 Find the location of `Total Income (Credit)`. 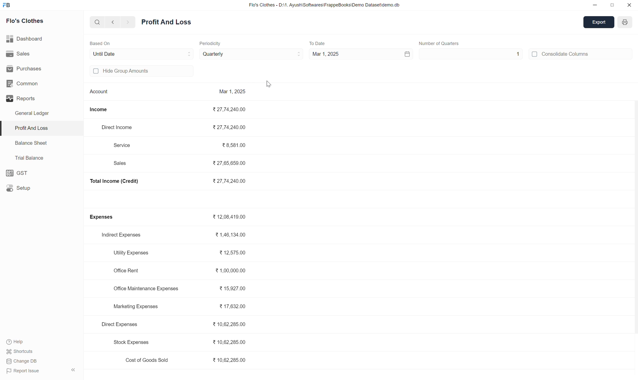

Total Income (Credit) is located at coordinates (121, 182).